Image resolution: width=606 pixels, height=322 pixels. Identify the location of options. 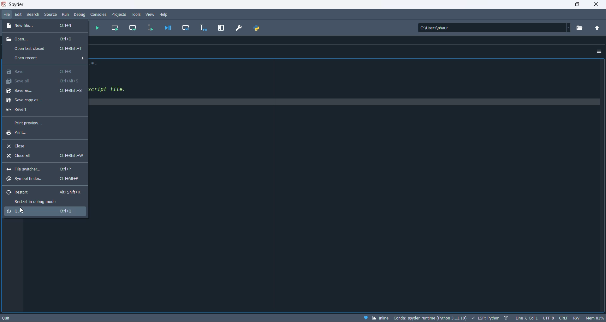
(596, 51).